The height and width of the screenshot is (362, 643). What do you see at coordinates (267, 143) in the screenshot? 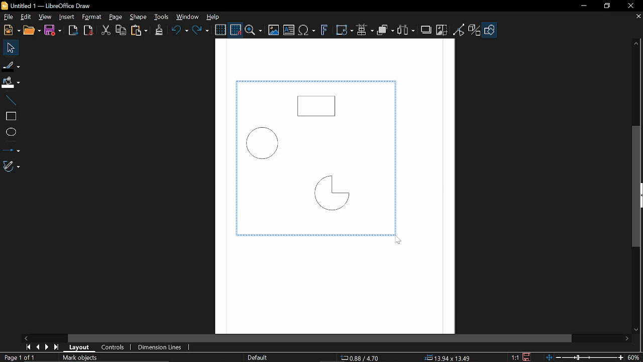
I see `Circle` at bounding box center [267, 143].